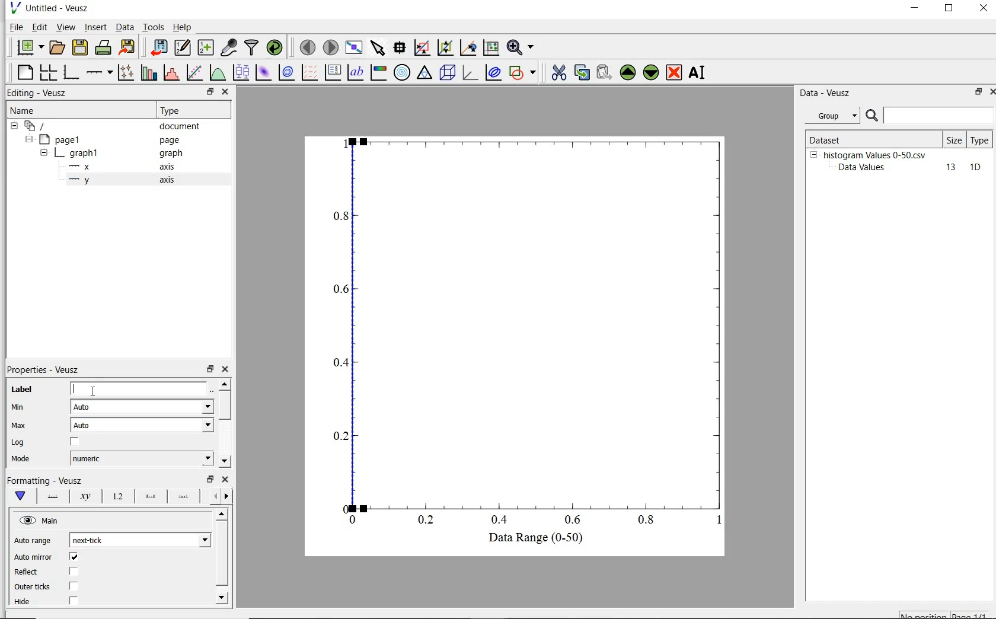 This screenshot has width=996, height=619. I want to click on plot covariance ellipse, so click(493, 74).